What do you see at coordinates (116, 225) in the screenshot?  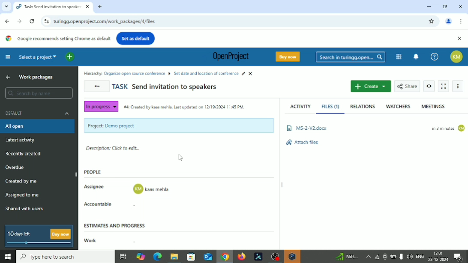 I see `Estimates and progress` at bounding box center [116, 225].